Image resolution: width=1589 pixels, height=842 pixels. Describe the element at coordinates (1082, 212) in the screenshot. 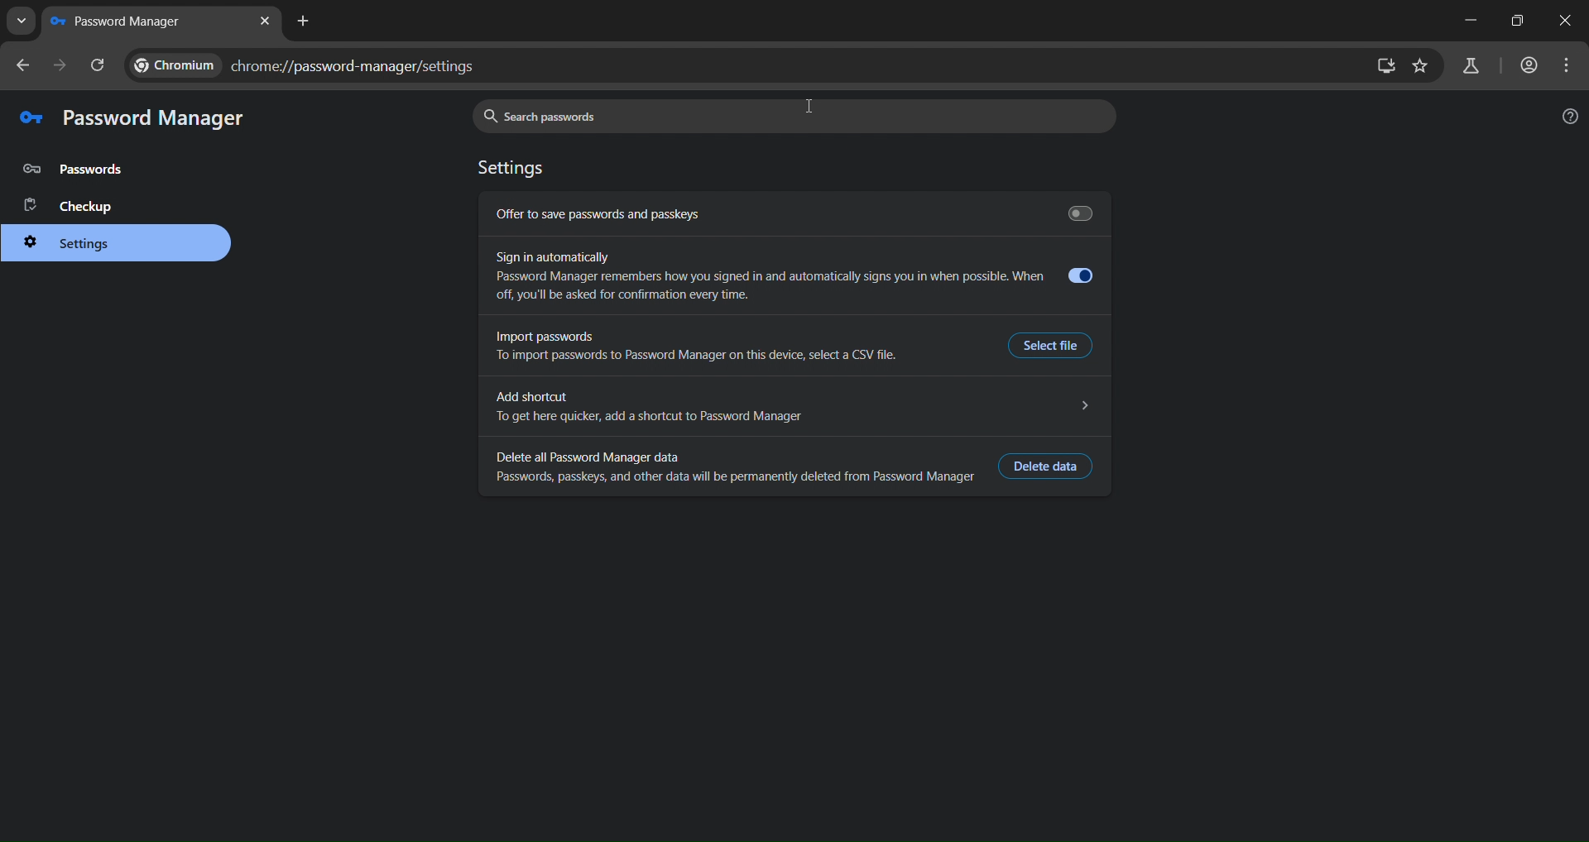

I see `Save passwords toggle` at that location.